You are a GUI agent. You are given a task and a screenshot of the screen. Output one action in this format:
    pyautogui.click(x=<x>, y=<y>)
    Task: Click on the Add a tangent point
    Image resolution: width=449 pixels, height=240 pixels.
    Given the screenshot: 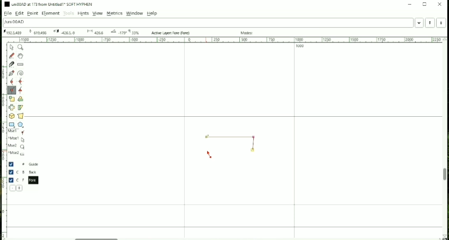 What is the action you would take?
    pyautogui.click(x=21, y=91)
    